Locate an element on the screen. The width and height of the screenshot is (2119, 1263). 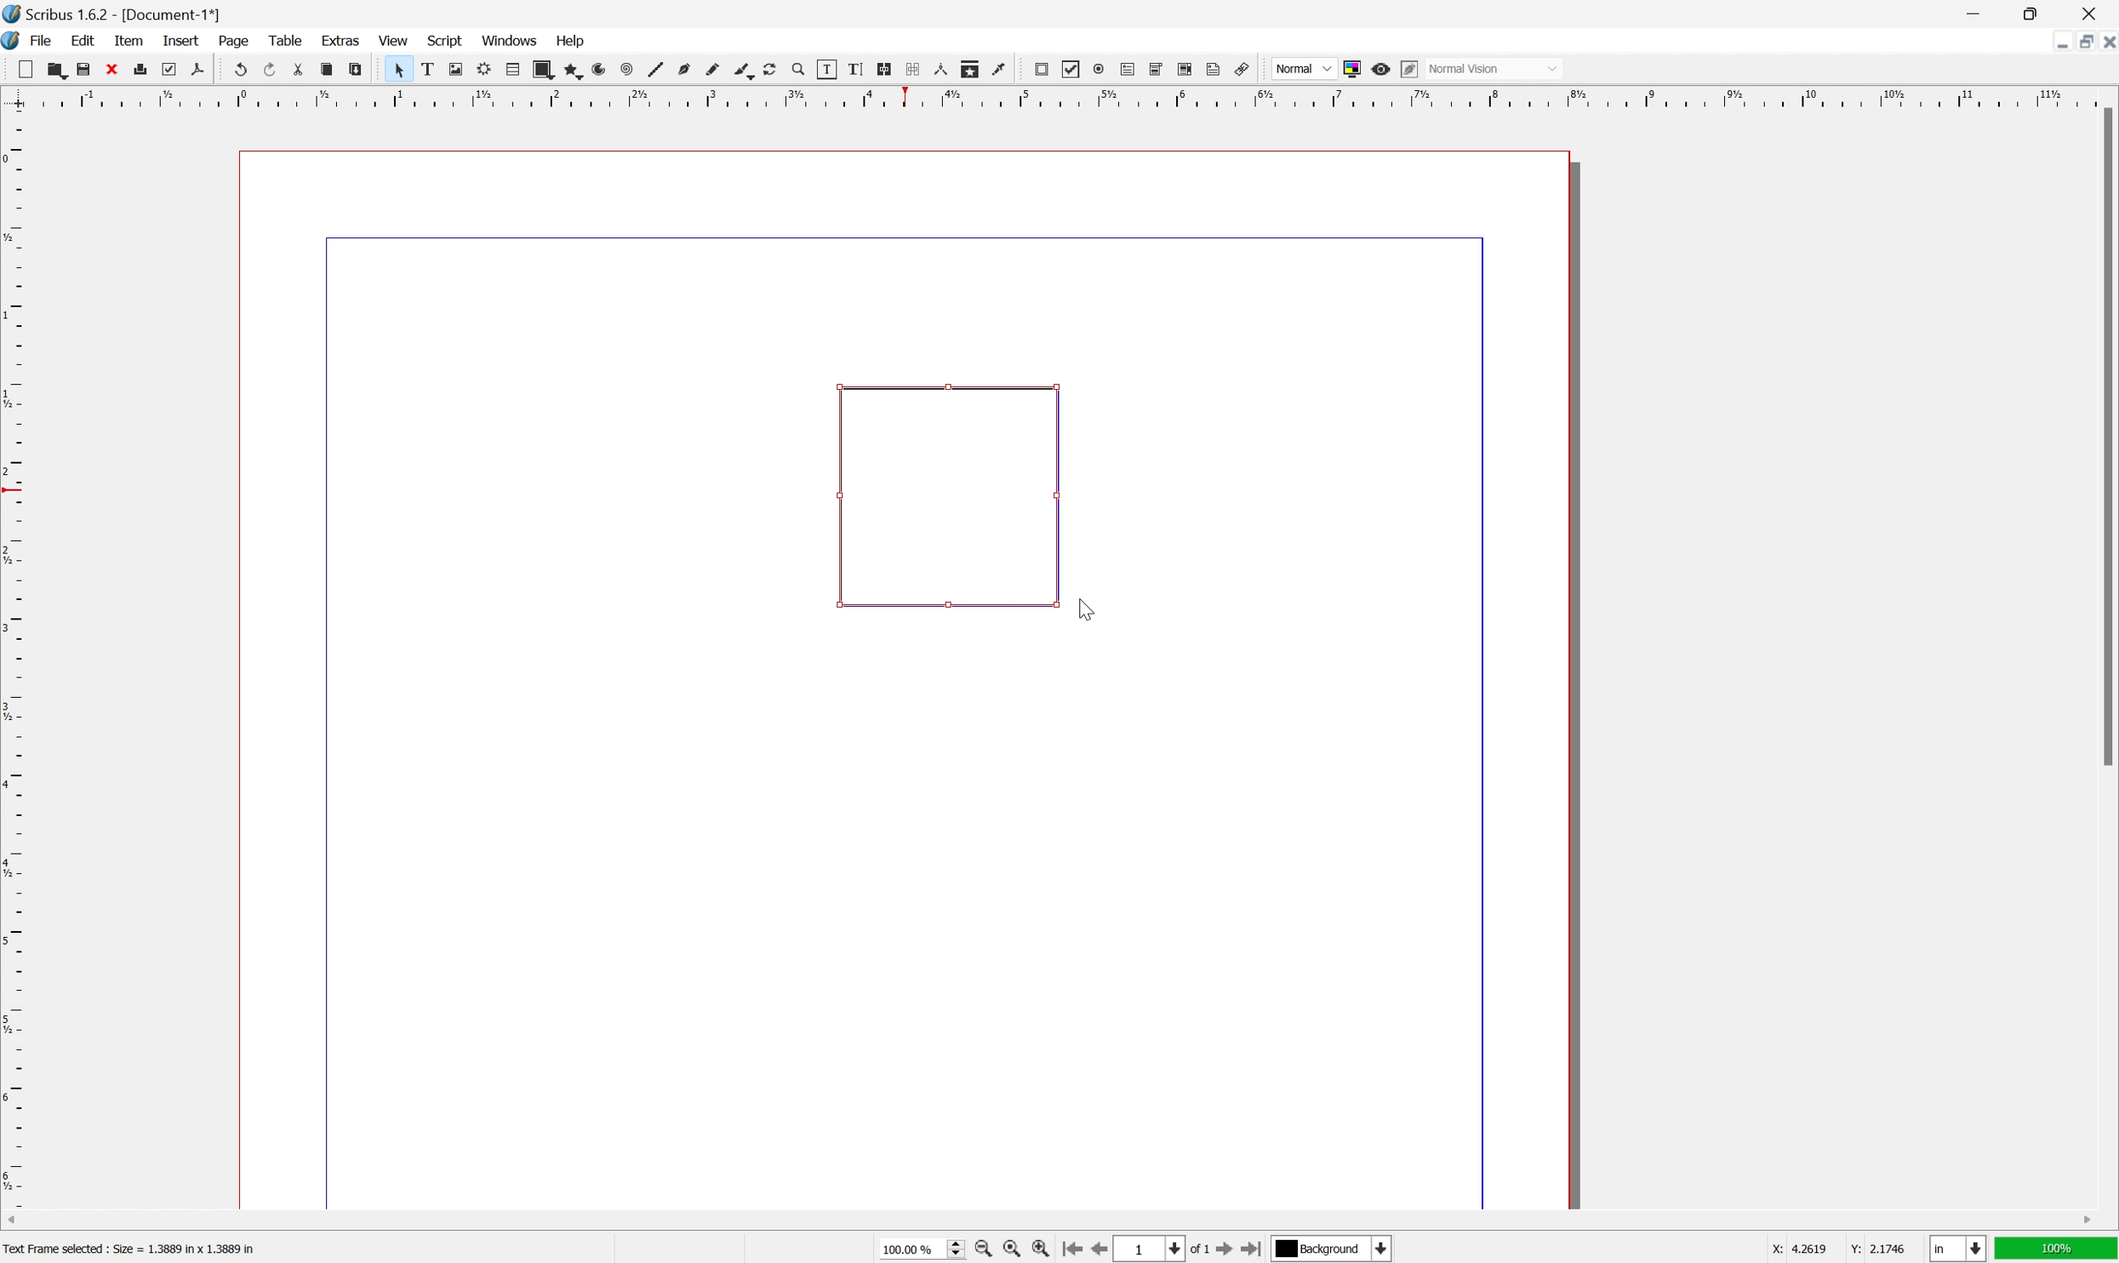
rotate item is located at coordinates (771, 70).